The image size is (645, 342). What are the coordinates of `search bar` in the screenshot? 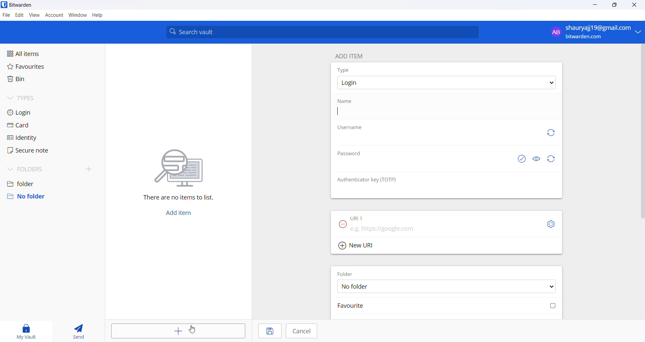 It's located at (322, 32).